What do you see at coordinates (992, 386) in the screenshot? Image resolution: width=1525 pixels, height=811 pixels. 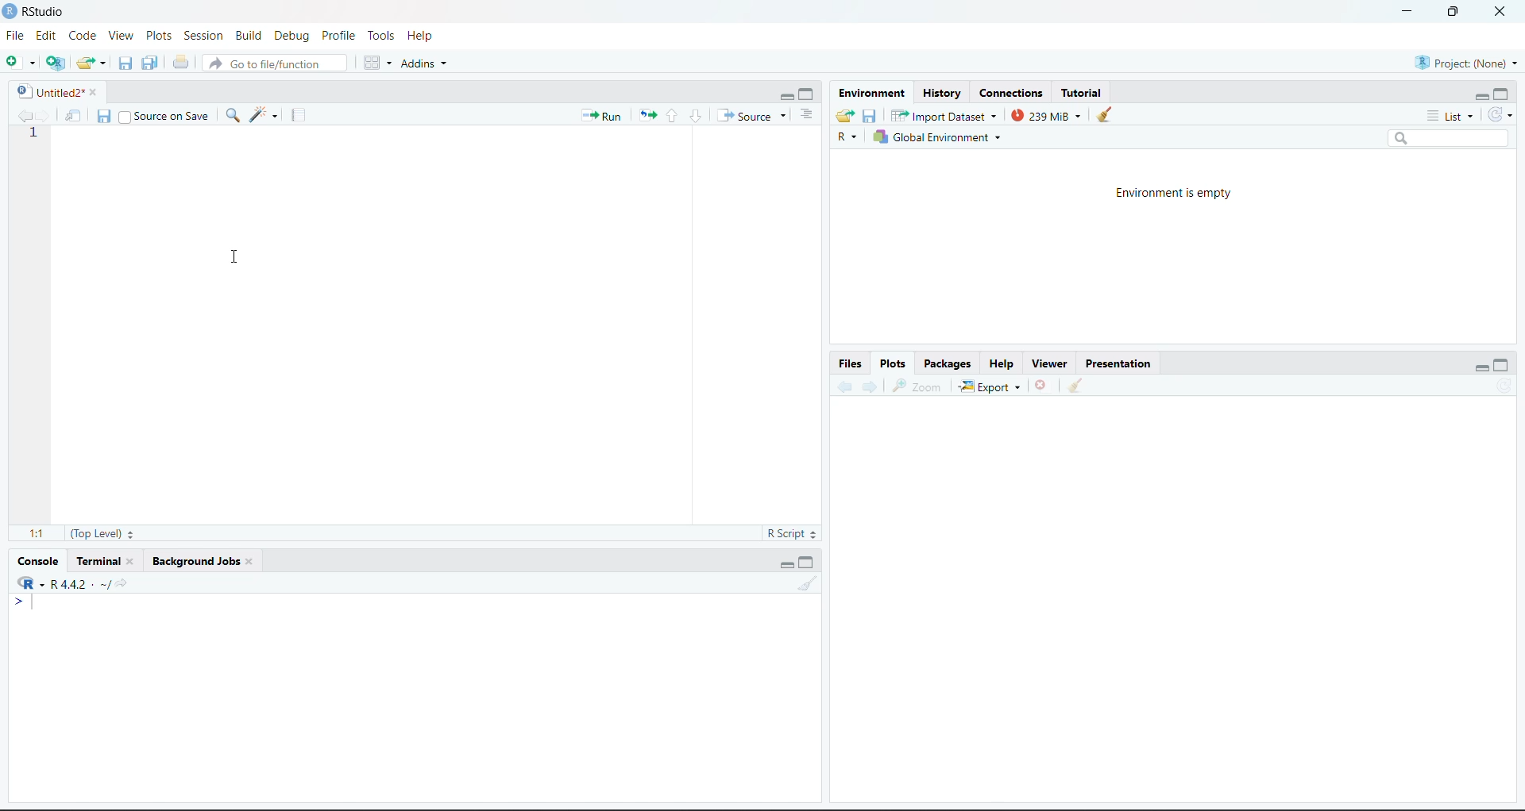 I see `Export` at bounding box center [992, 386].